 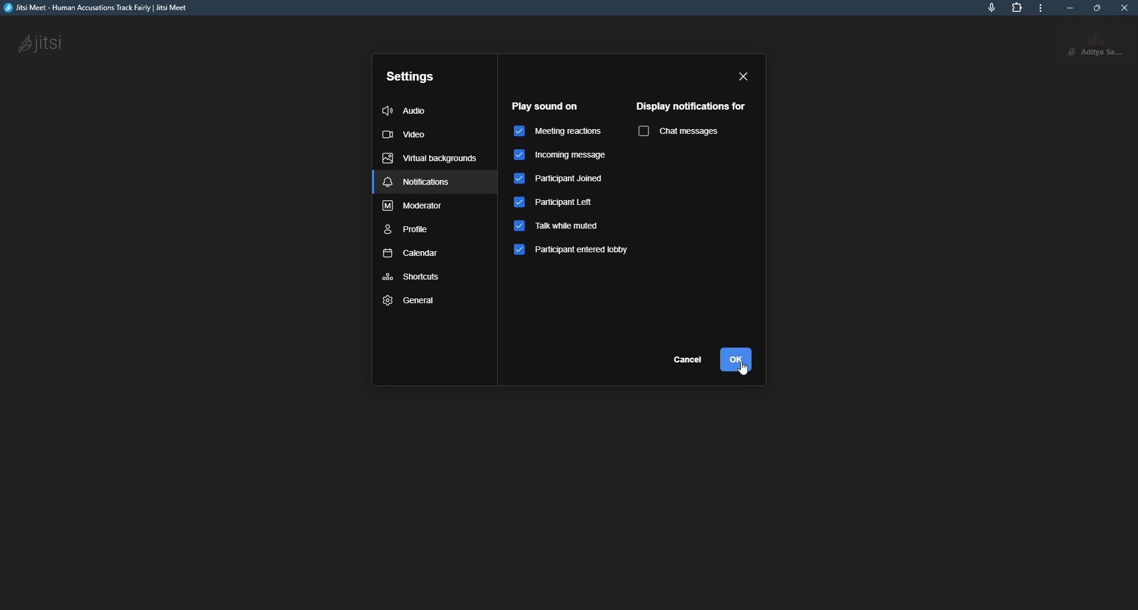 What do you see at coordinates (744, 76) in the screenshot?
I see `close` at bounding box center [744, 76].